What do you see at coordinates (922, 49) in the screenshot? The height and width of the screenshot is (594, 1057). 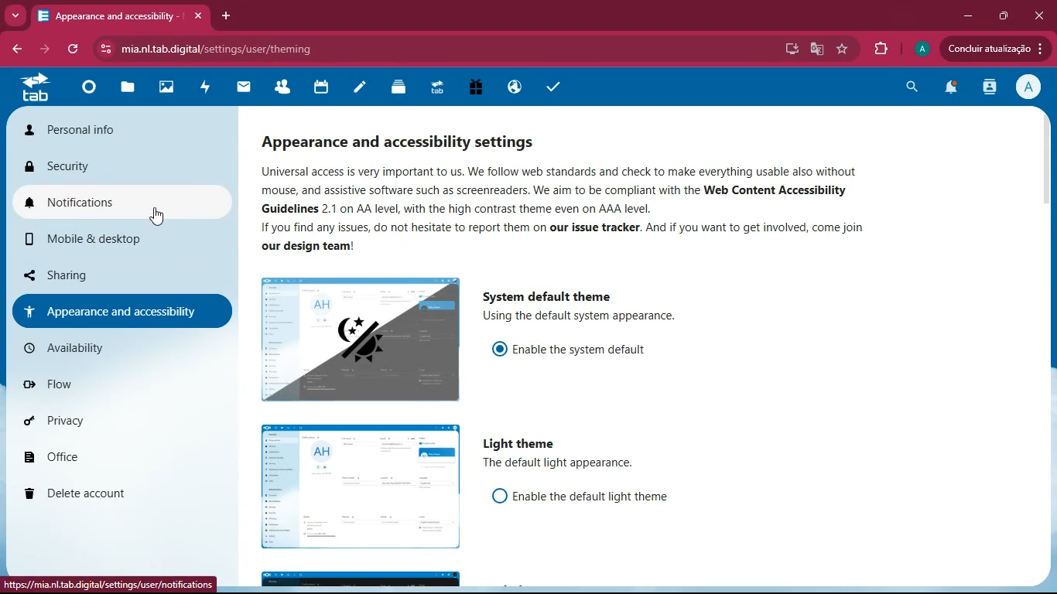 I see `profile` at bounding box center [922, 49].